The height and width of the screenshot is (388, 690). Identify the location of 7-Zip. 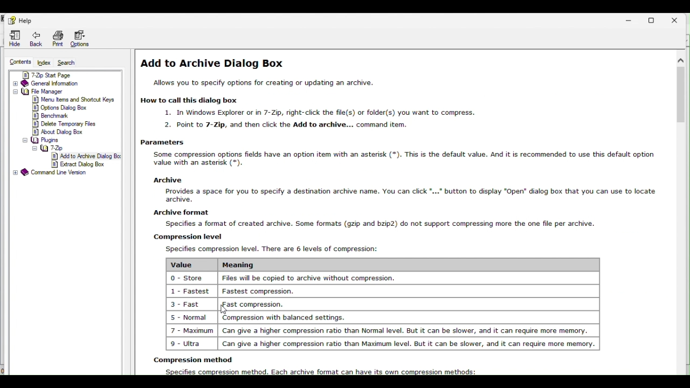
(49, 148).